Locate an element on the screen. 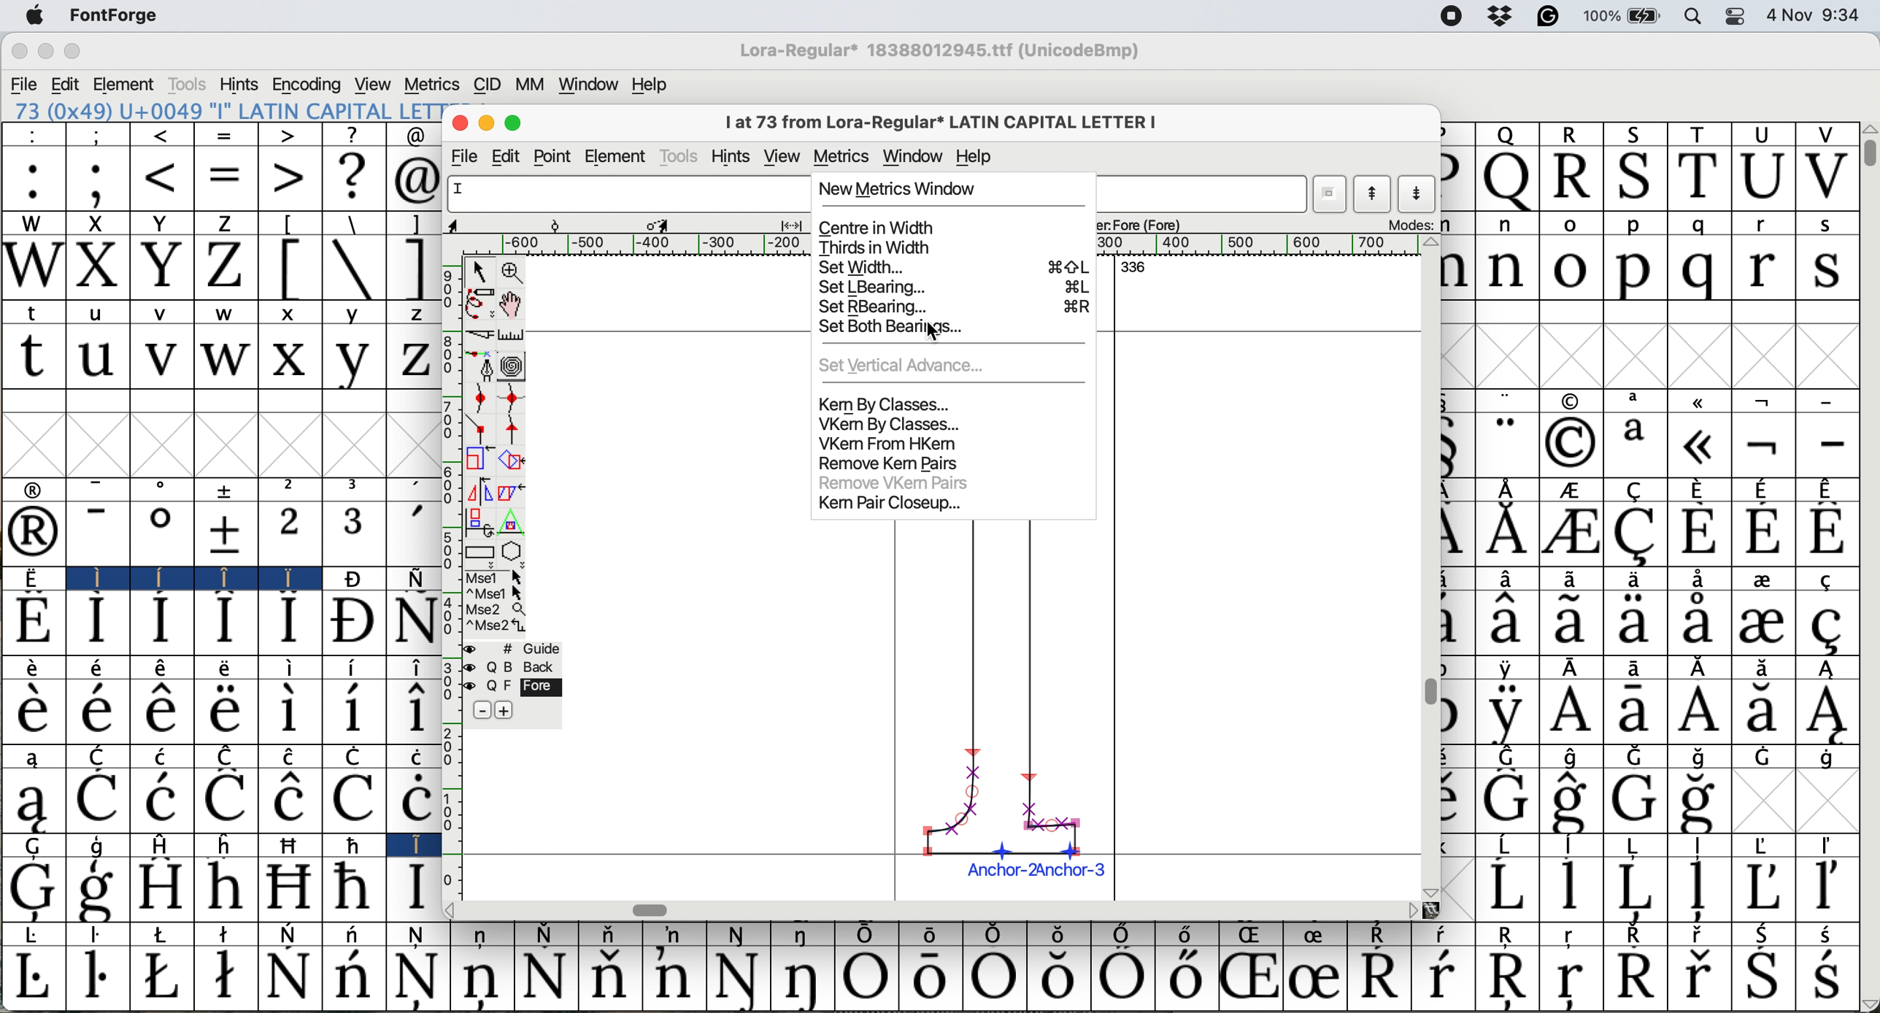 Image resolution: width=1880 pixels, height=1013 pixels. Symbol is located at coordinates (161, 887).